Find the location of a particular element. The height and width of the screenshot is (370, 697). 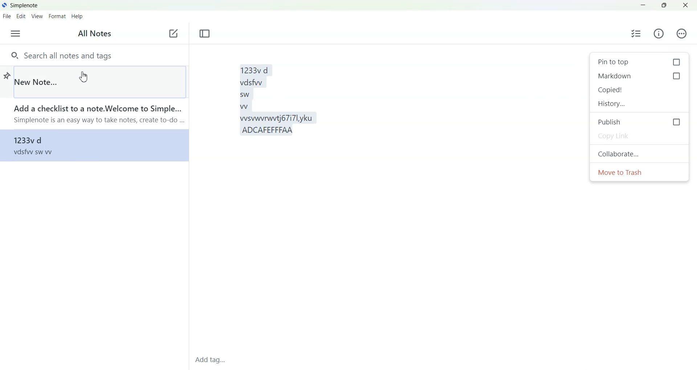

File is located at coordinates (7, 16).